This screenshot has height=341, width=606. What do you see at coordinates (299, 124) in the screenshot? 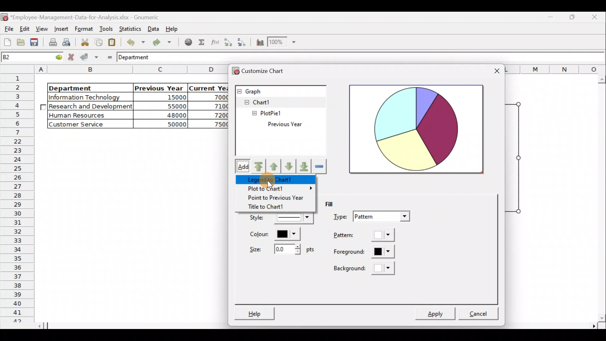
I see `Previous Year` at bounding box center [299, 124].